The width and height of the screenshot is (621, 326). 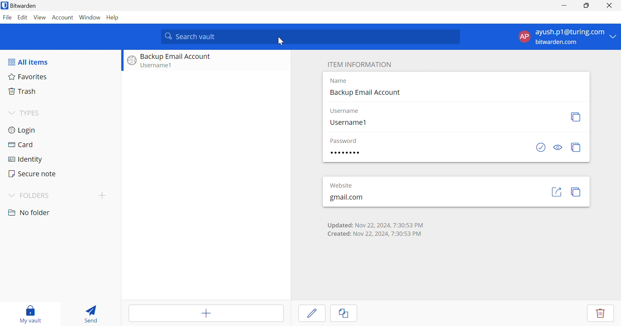 I want to click on Card, so click(x=20, y=145).